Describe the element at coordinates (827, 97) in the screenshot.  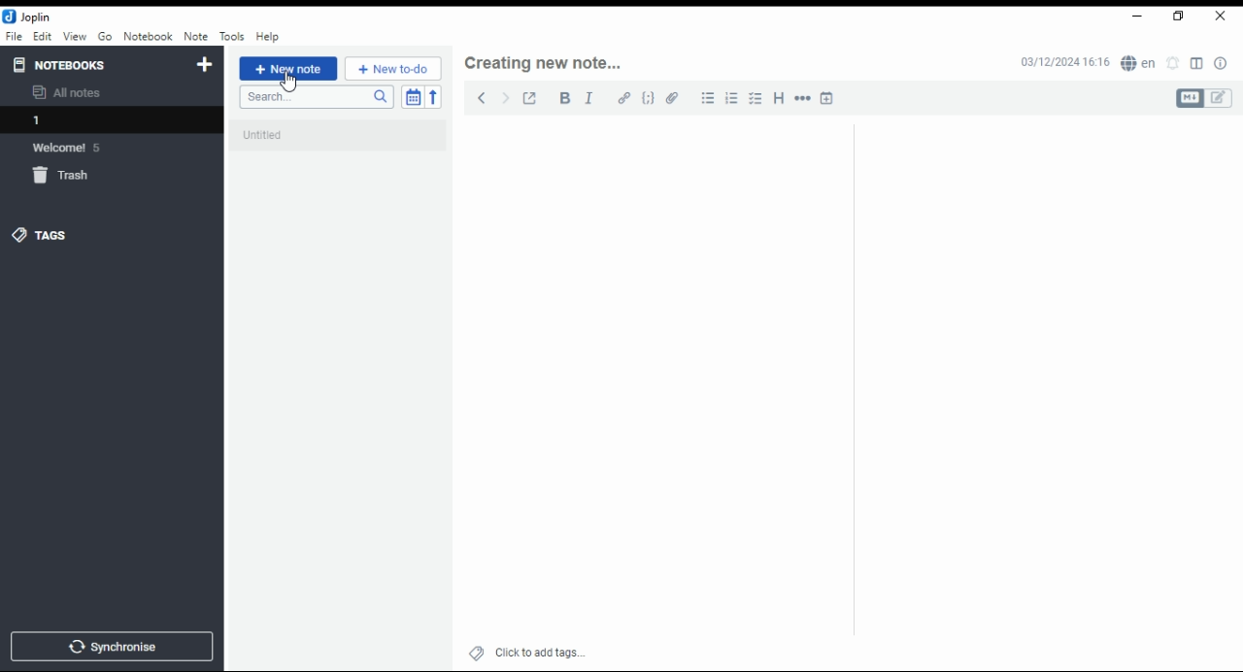
I see `insert time` at that location.